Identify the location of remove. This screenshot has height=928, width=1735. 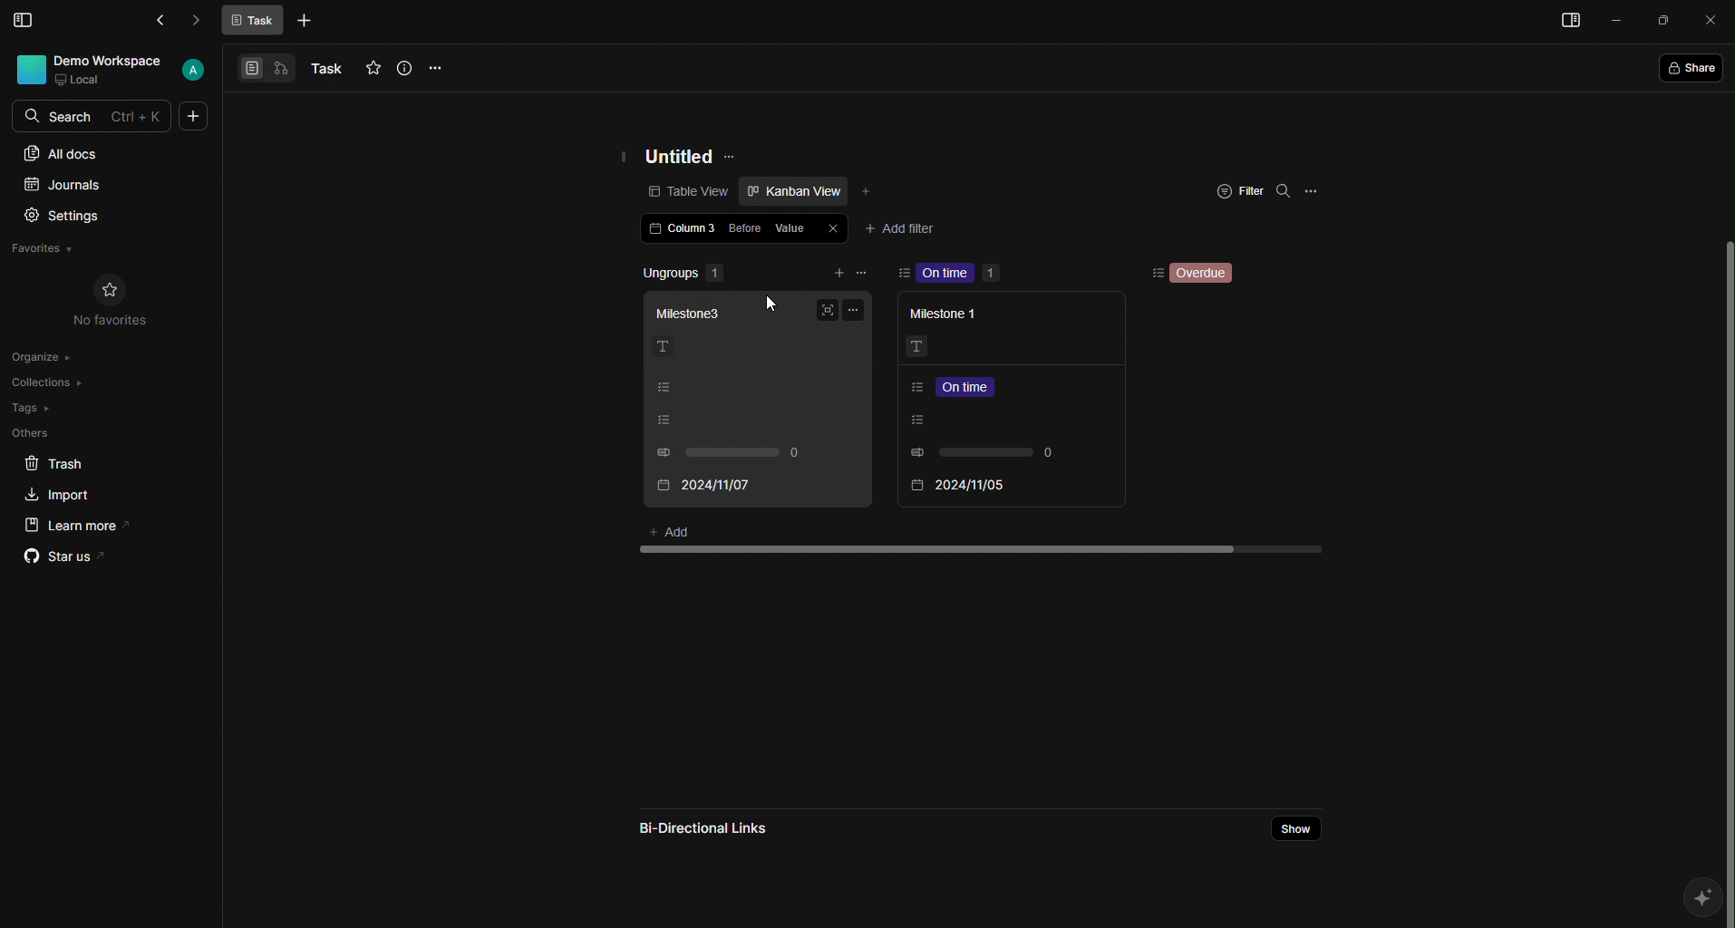
(858, 272).